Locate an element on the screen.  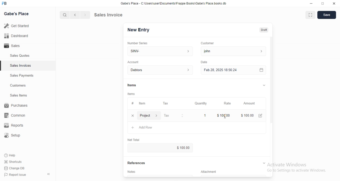
Account is located at coordinates (161, 70).